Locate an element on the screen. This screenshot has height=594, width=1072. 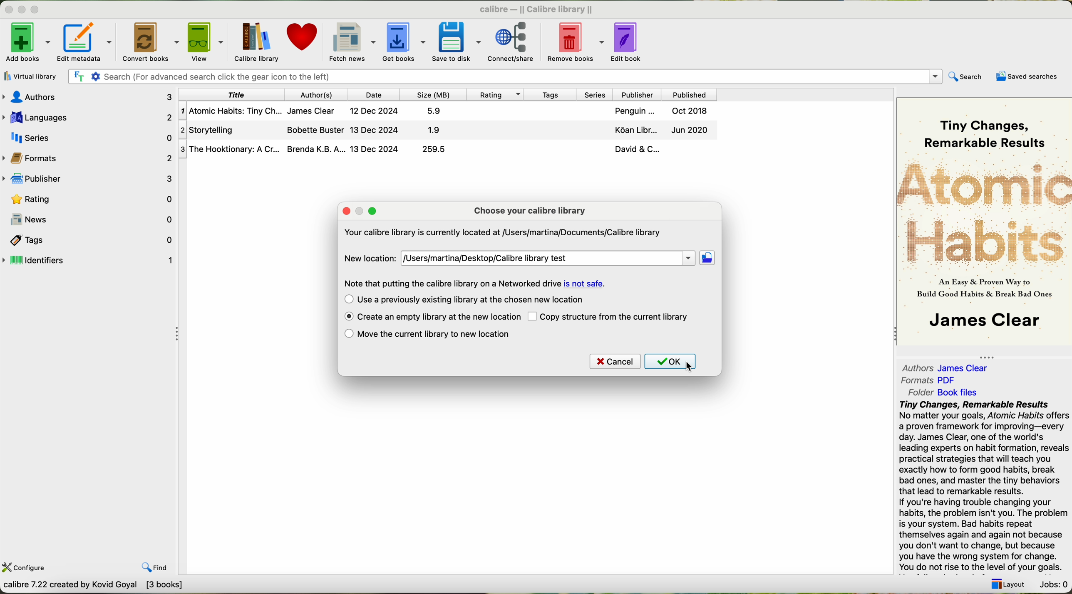
rating is located at coordinates (89, 198).